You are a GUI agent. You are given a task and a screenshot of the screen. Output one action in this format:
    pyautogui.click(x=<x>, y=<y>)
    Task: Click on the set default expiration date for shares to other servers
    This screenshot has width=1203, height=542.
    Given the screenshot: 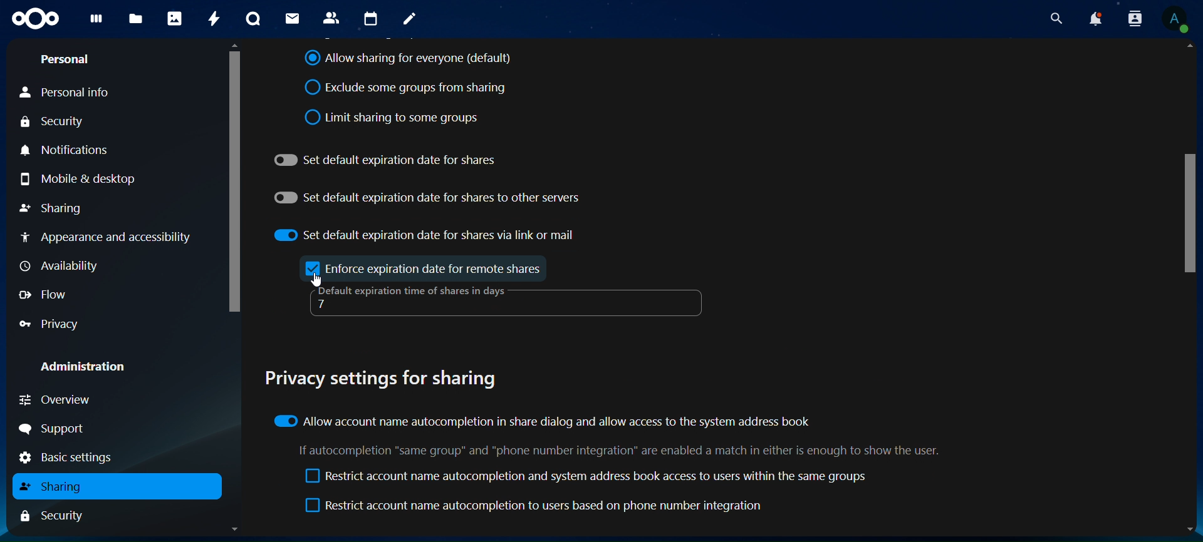 What is the action you would take?
    pyautogui.click(x=427, y=195)
    